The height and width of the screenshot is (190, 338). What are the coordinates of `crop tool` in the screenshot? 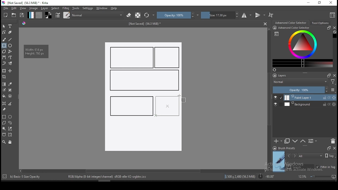 It's located at (5, 77).